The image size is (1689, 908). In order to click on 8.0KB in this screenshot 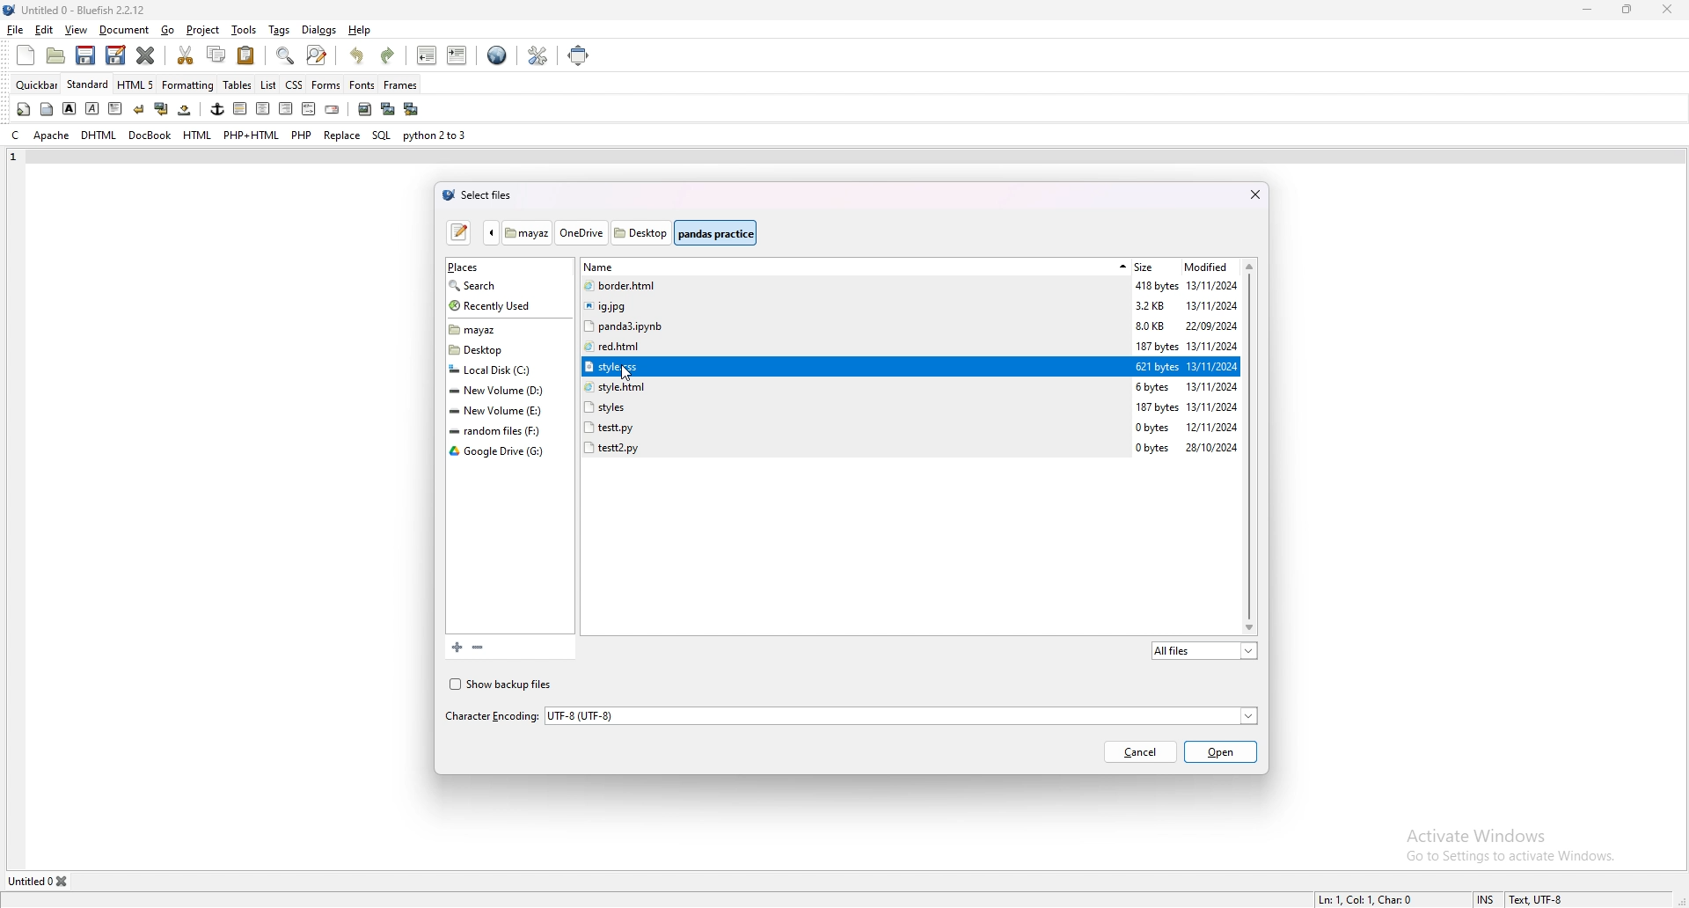, I will do `click(1151, 327)`.